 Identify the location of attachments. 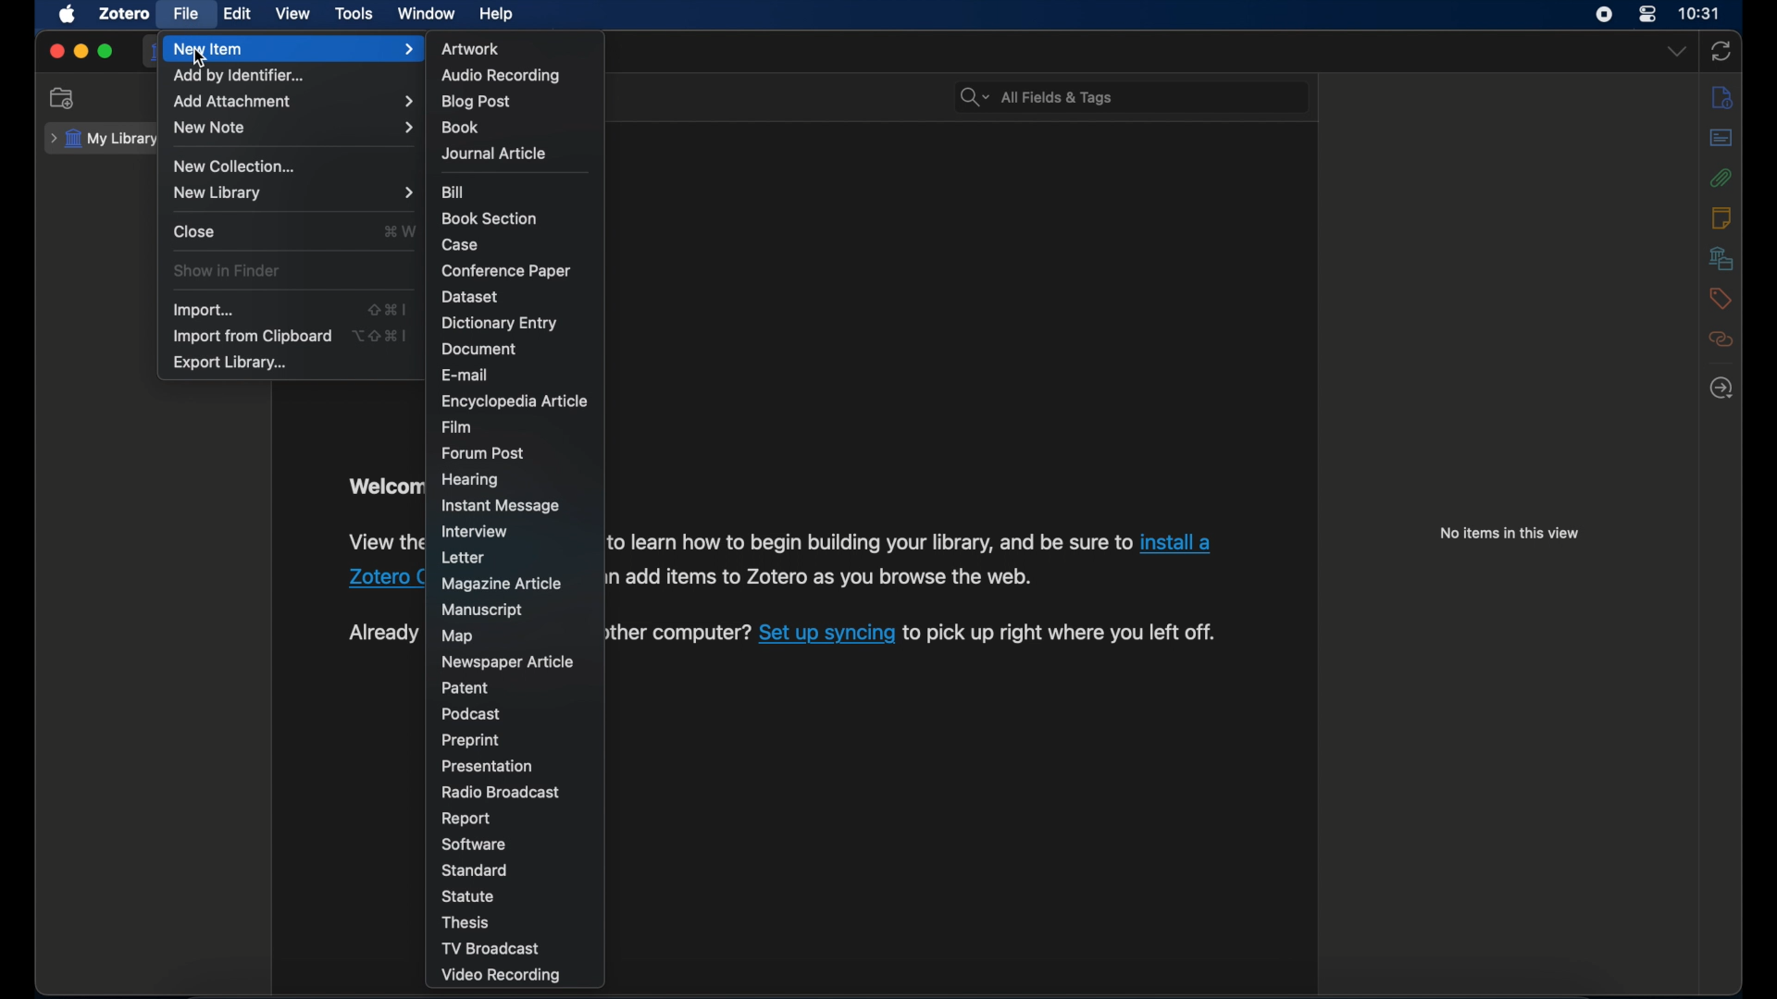
(1721, 179).